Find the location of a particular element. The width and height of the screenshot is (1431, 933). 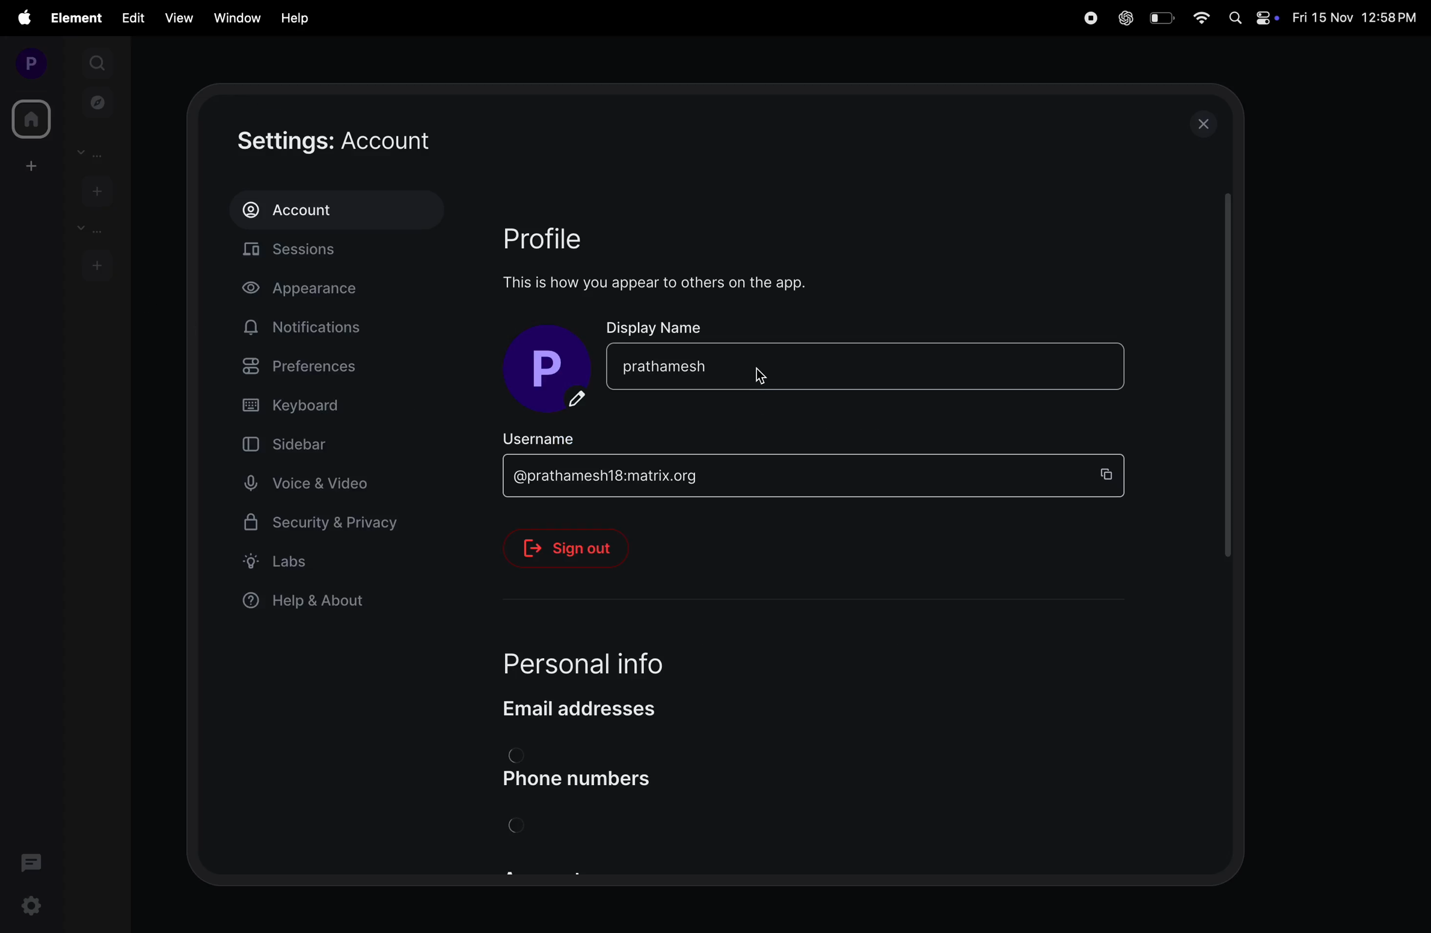

notifications is located at coordinates (308, 328).